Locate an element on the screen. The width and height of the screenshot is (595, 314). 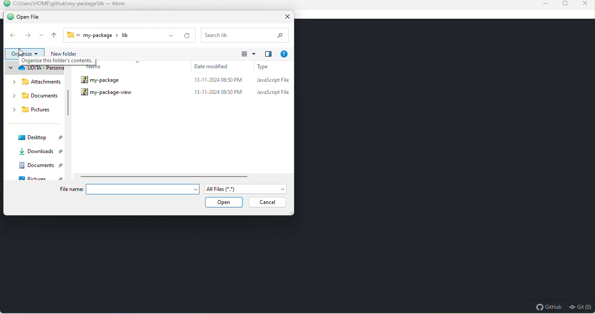
vertical scroll bar is located at coordinates (68, 105).